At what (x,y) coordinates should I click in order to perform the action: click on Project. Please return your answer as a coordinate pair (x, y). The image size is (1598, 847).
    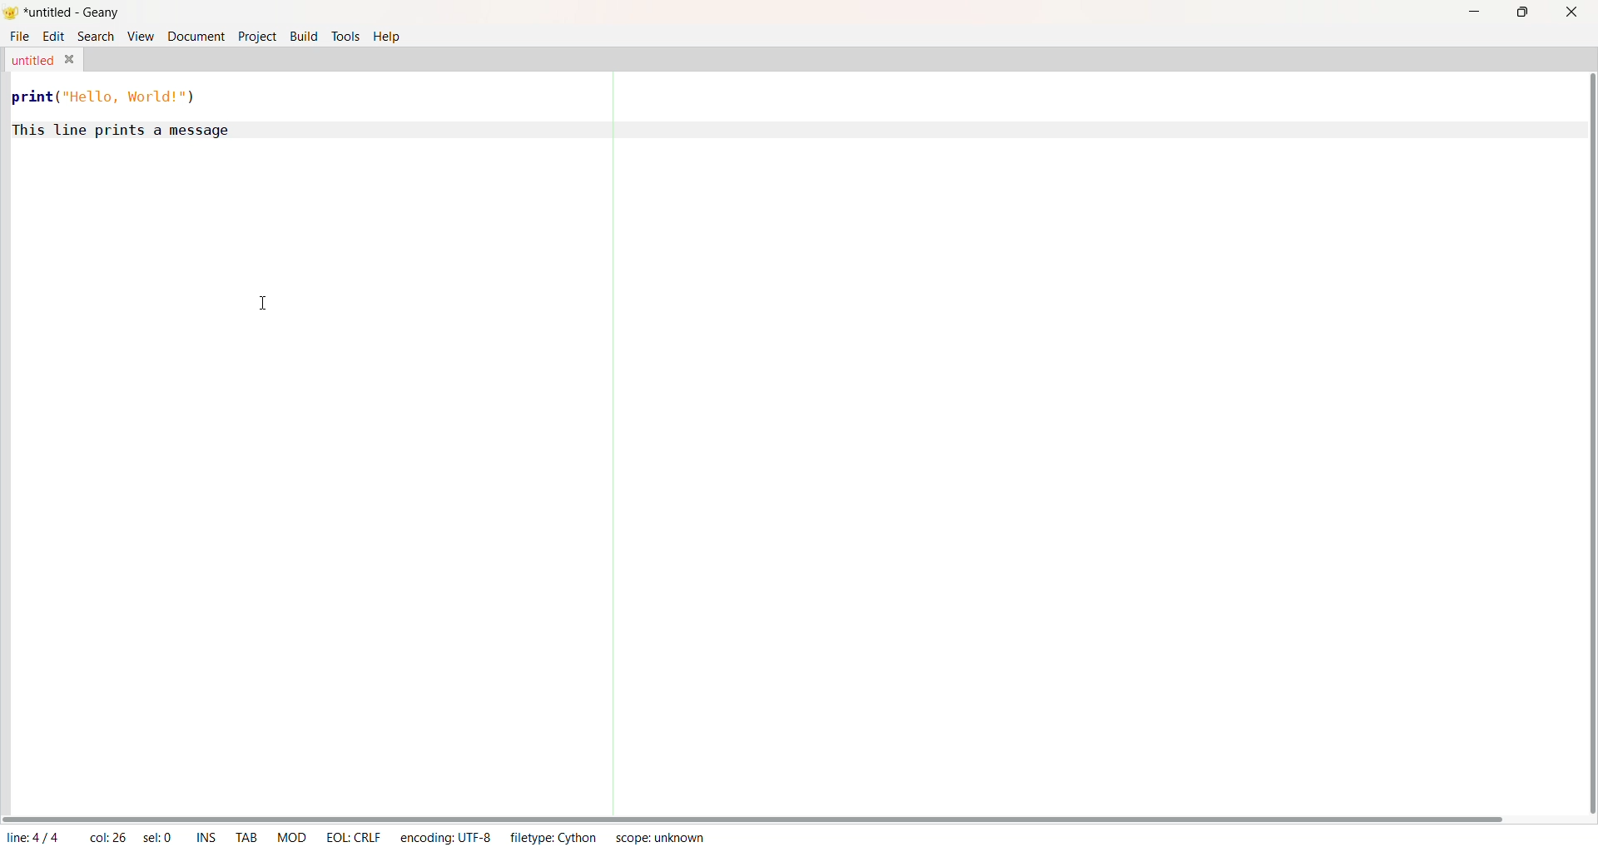
    Looking at the image, I should click on (258, 39).